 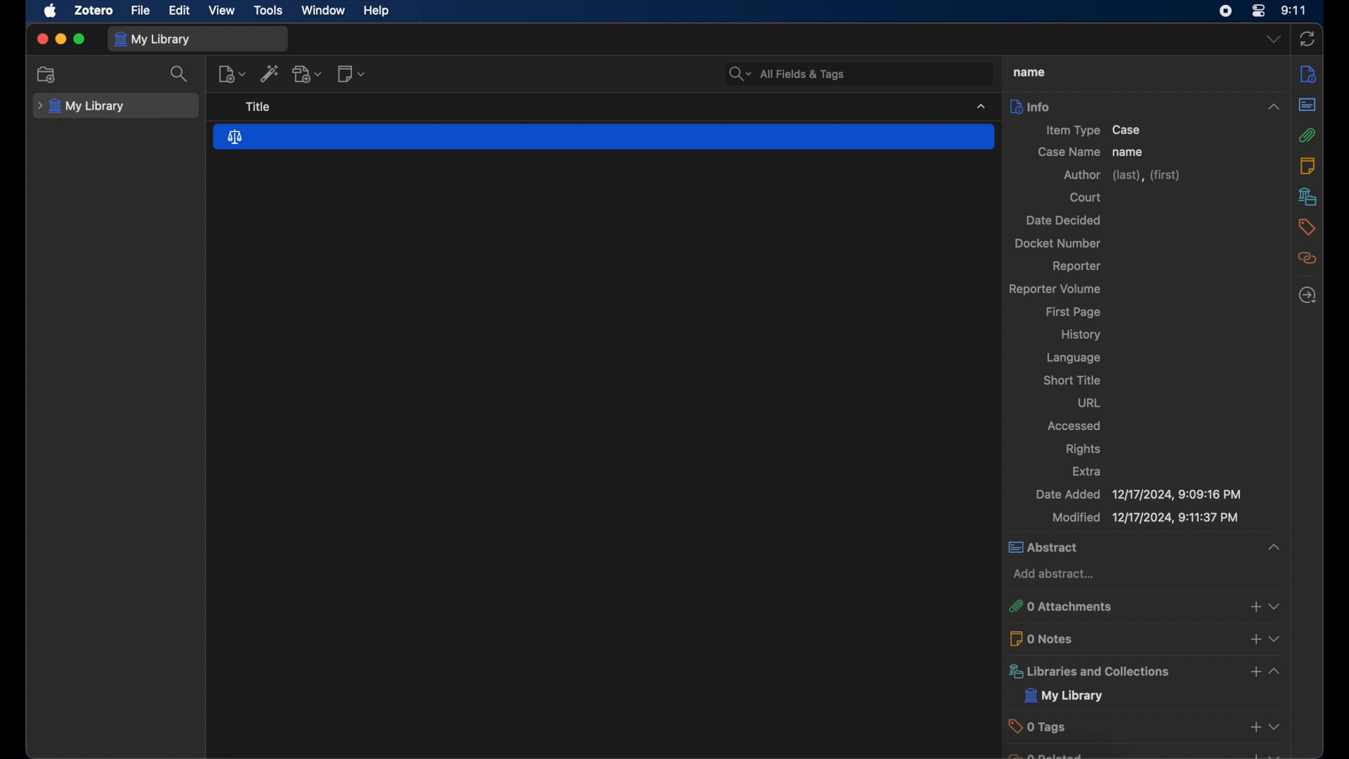 What do you see at coordinates (236, 136) in the screenshot?
I see `case` at bounding box center [236, 136].